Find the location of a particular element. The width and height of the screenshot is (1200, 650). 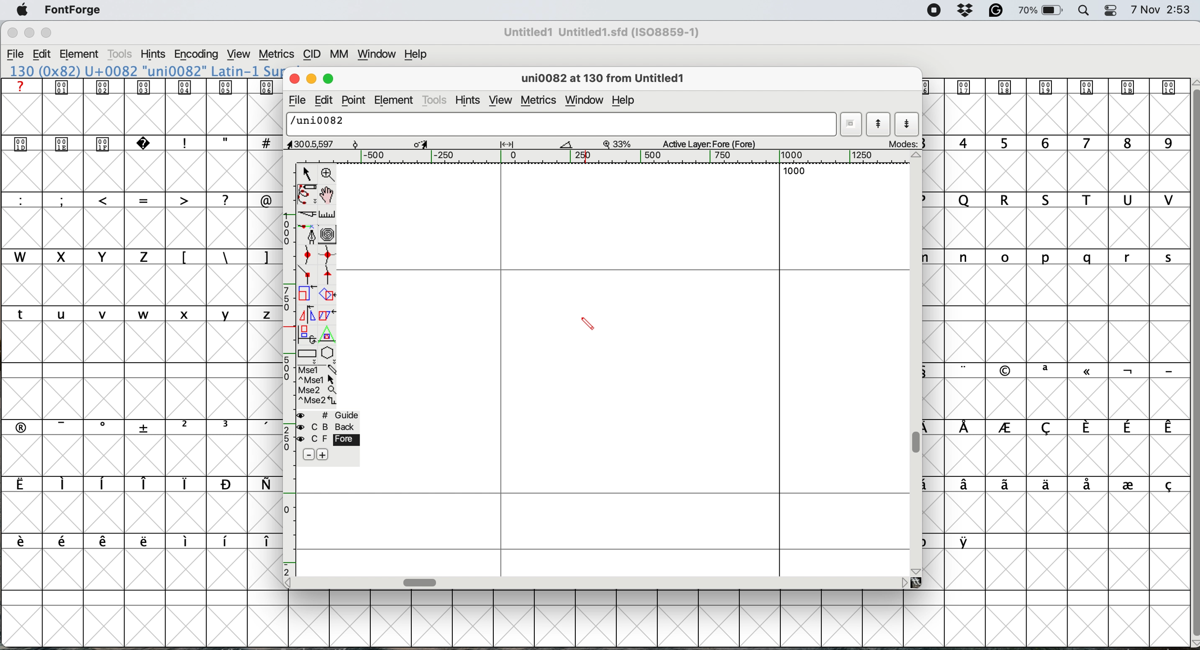

point is located at coordinates (356, 100).